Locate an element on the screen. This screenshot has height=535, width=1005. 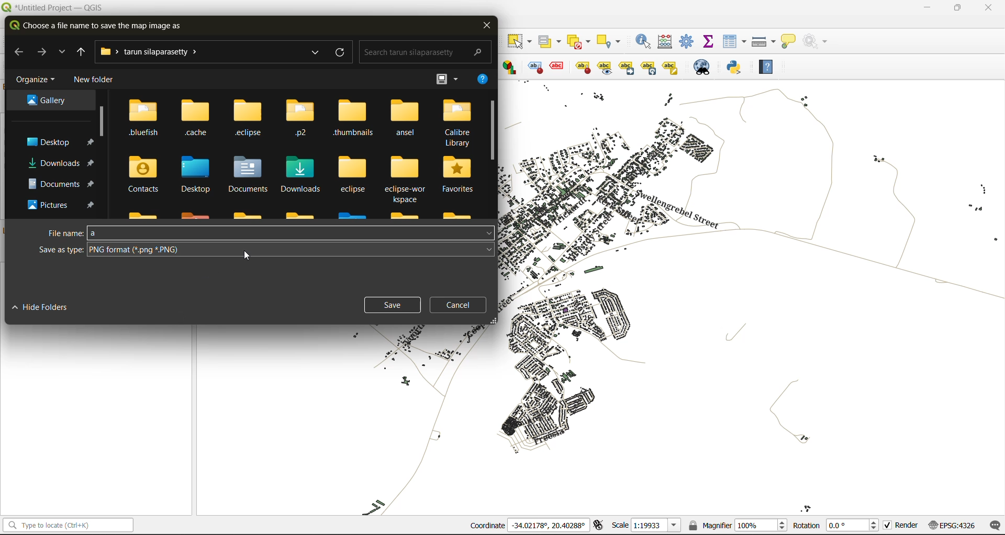
minimize is located at coordinates (926, 8).